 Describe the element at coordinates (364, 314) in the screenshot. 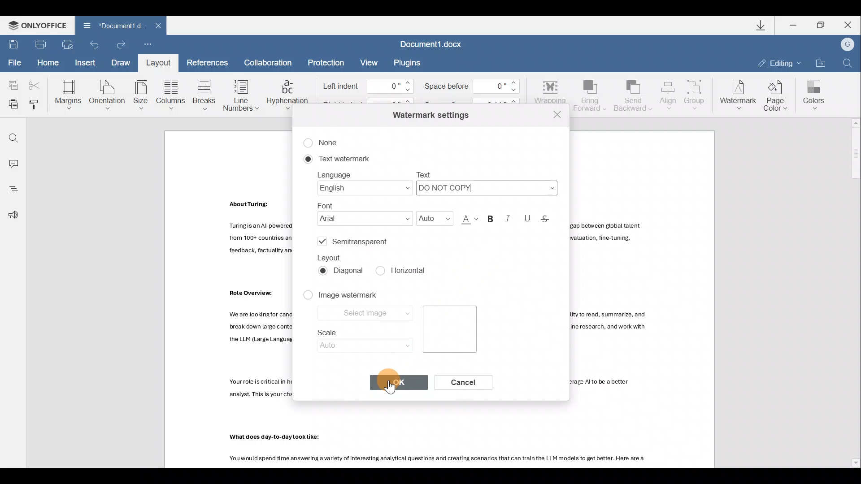

I see `Select image` at that location.